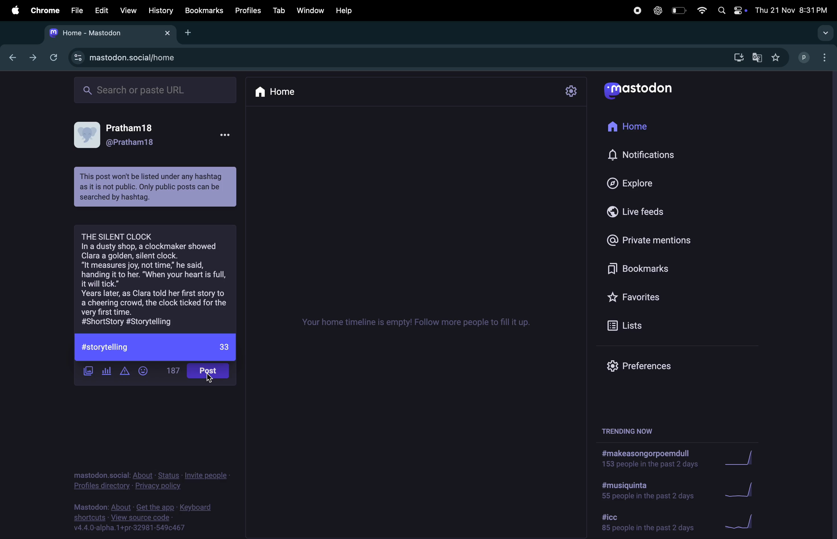 This screenshot has width=837, height=539. What do you see at coordinates (679, 11) in the screenshot?
I see `battery` at bounding box center [679, 11].